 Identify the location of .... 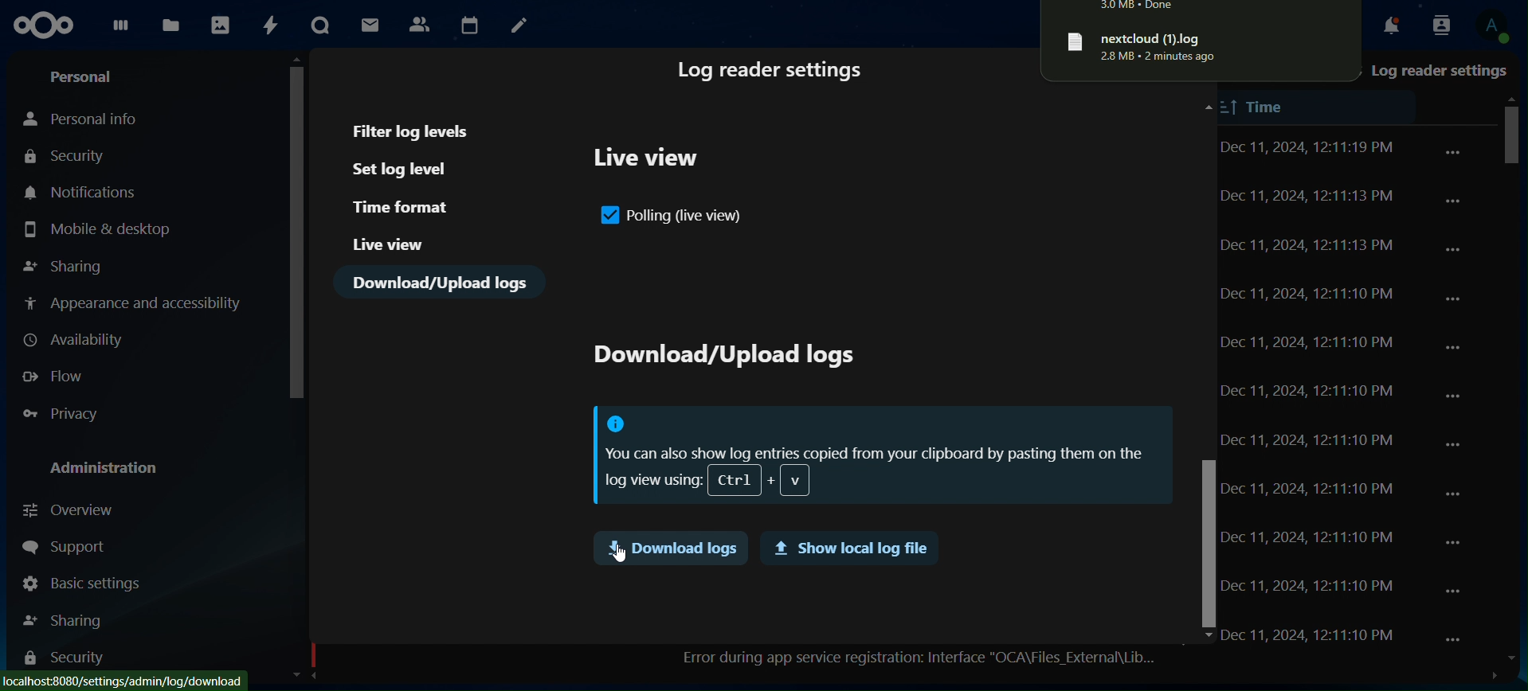
(1456, 349).